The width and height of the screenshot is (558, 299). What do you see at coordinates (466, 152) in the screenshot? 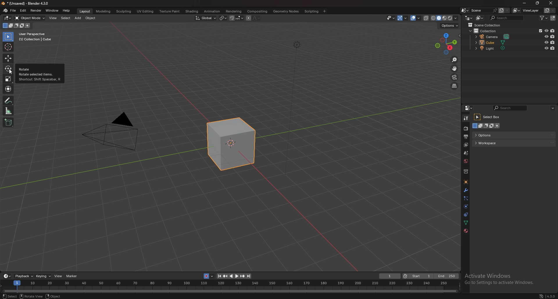
I see `scene` at bounding box center [466, 152].